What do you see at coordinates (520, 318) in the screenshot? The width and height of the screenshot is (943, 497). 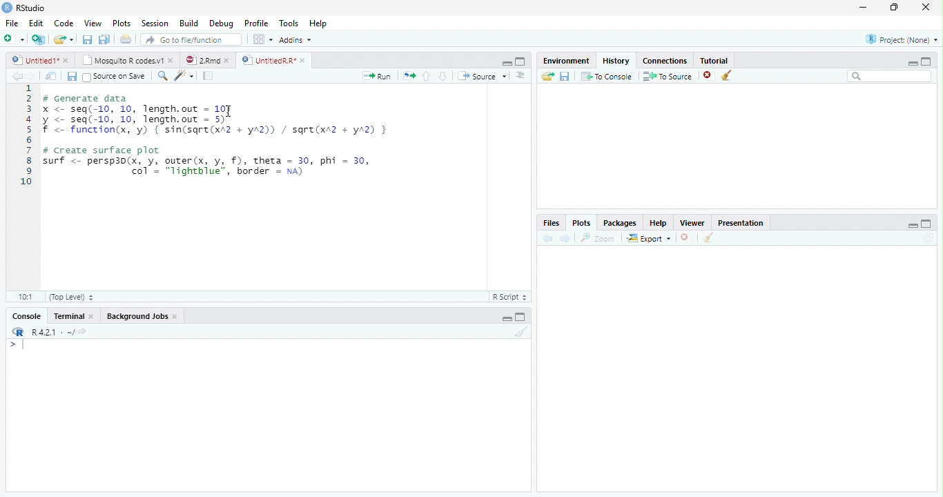 I see `Maximize` at bounding box center [520, 318].